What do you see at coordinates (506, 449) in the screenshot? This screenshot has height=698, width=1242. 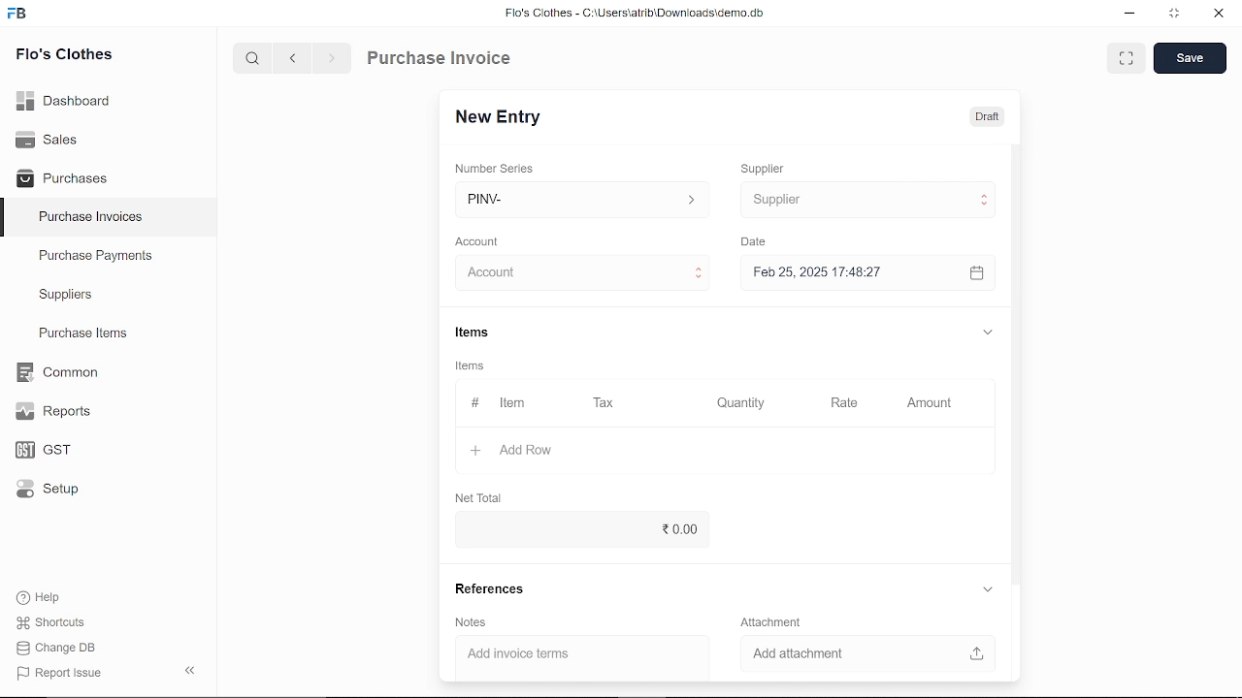 I see `+ Add Row` at bounding box center [506, 449].